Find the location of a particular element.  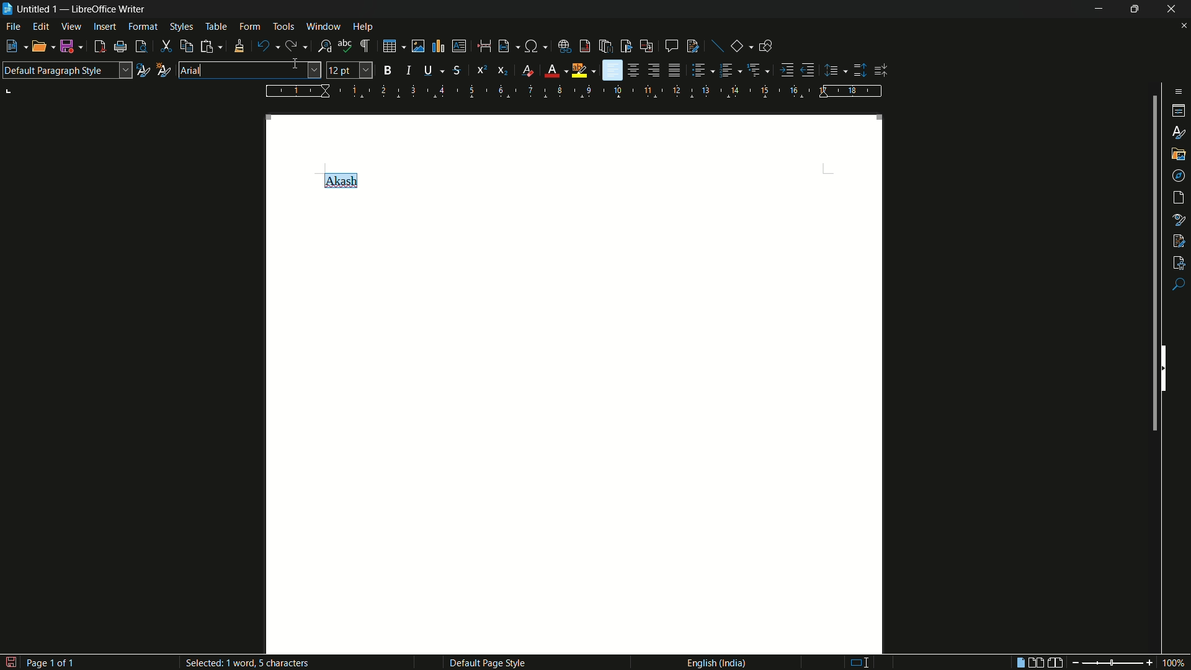

page break is located at coordinates (483, 46).